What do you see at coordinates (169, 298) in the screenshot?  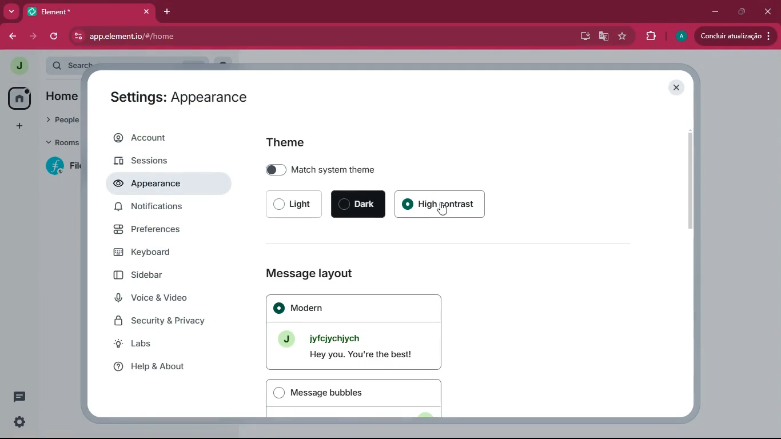 I see `voice` at bounding box center [169, 298].